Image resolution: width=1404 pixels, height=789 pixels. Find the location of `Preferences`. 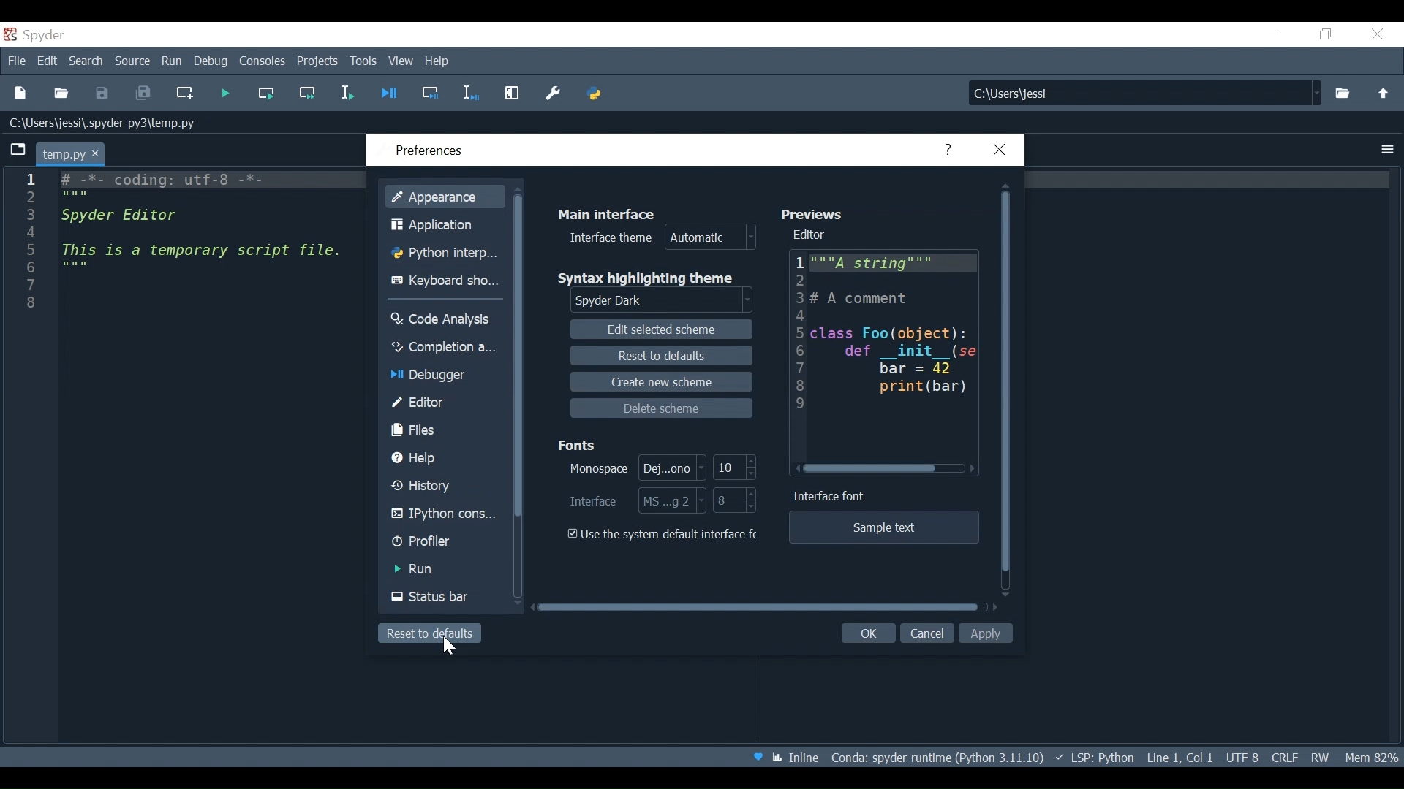

Preferences is located at coordinates (433, 150).